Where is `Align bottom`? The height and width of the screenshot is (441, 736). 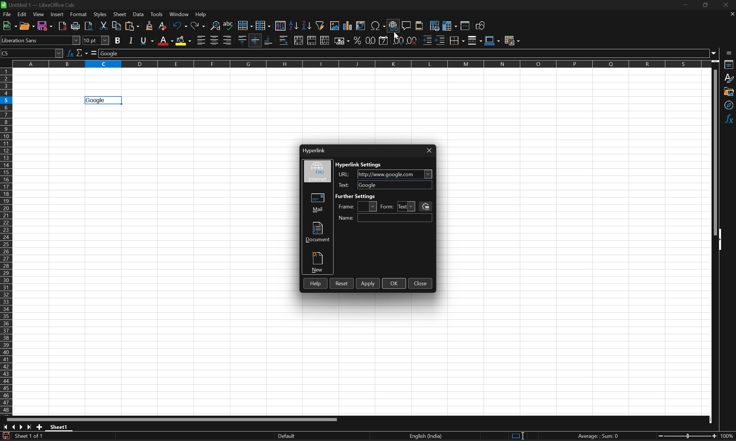 Align bottom is located at coordinates (269, 40).